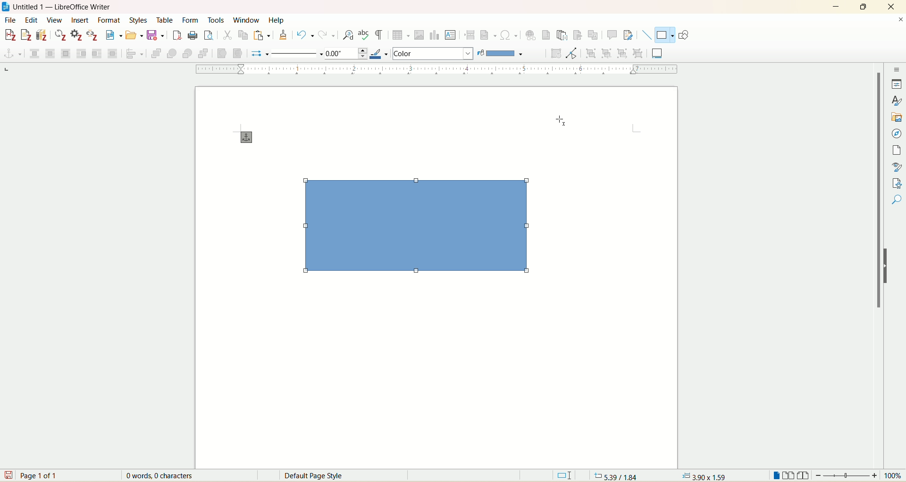  Describe the element at coordinates (192, 21) in the screenshot. I see `form` at that location.